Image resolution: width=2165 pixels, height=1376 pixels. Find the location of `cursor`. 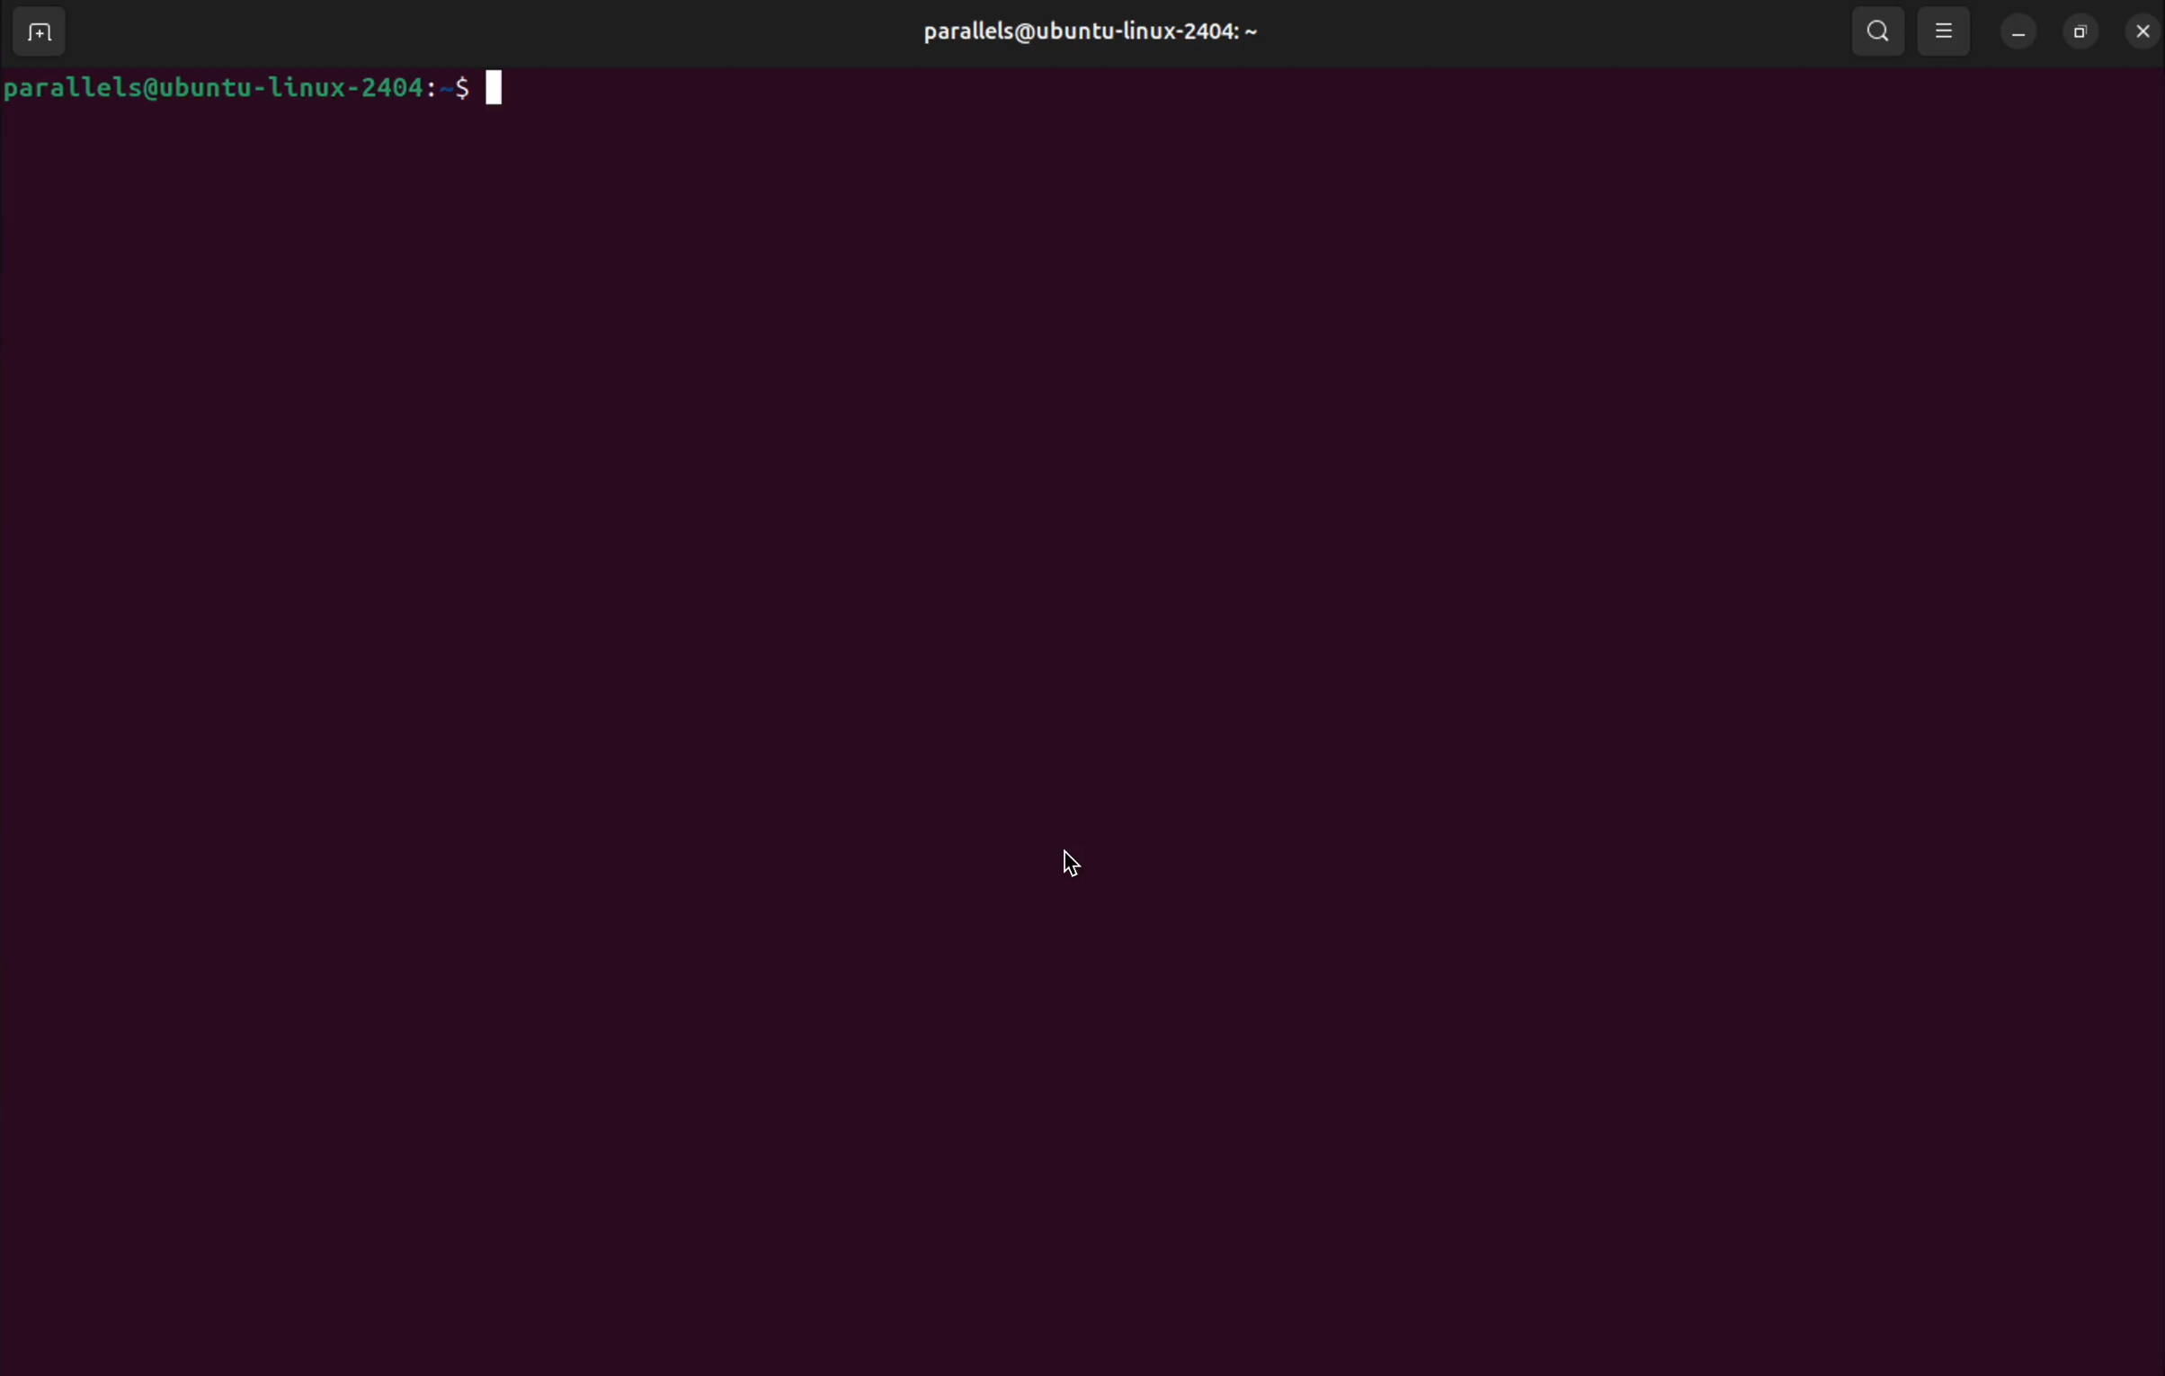

cursor is located at coordinates (1081, 869).